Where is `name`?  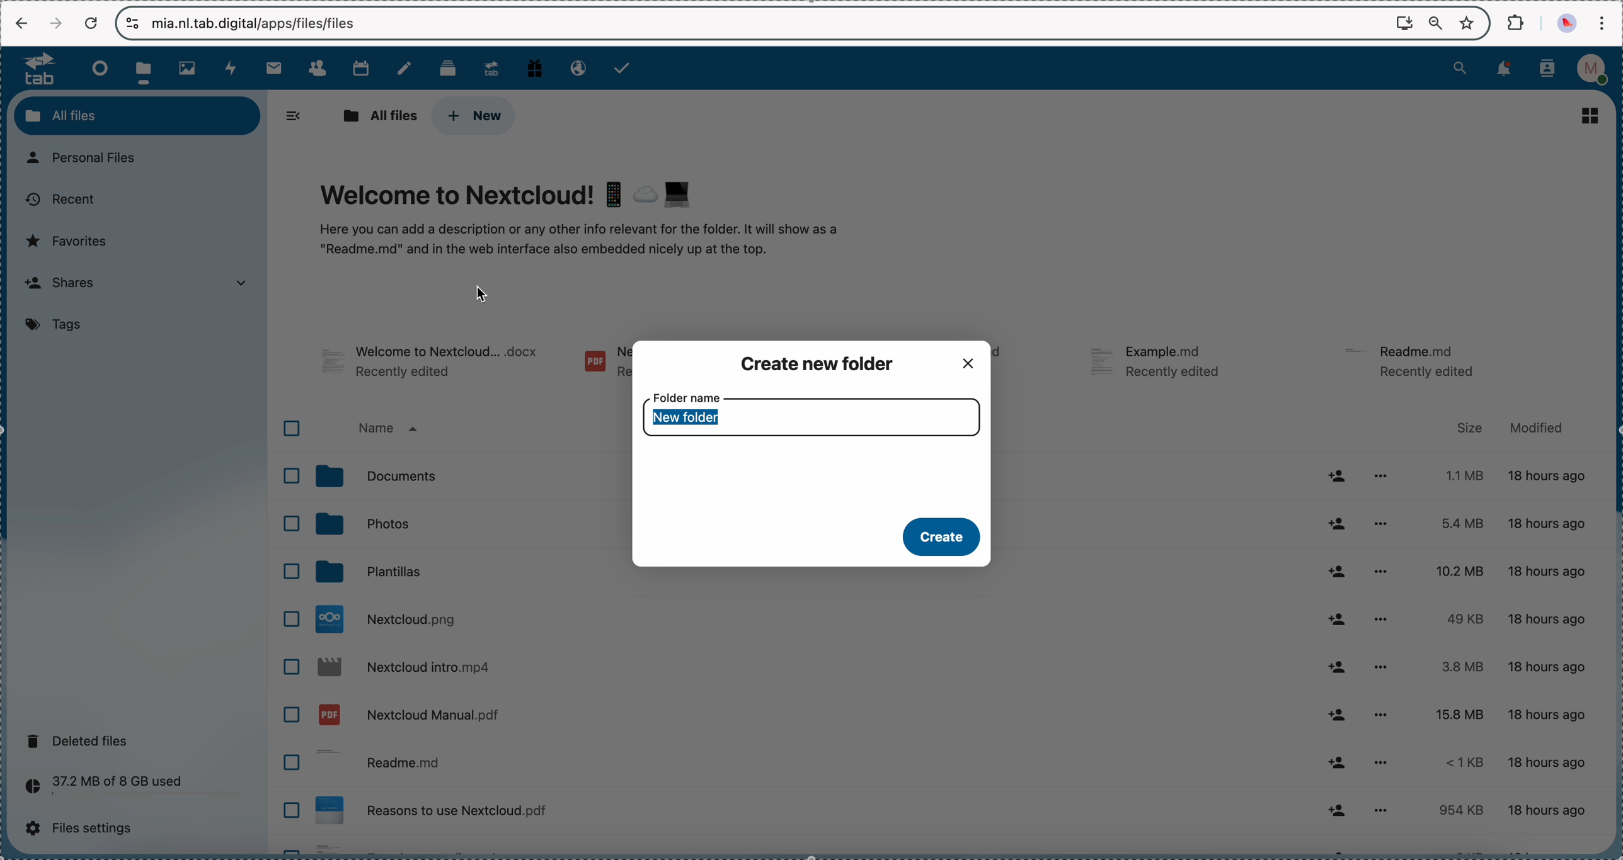
name is located at coordinates (389, 430).